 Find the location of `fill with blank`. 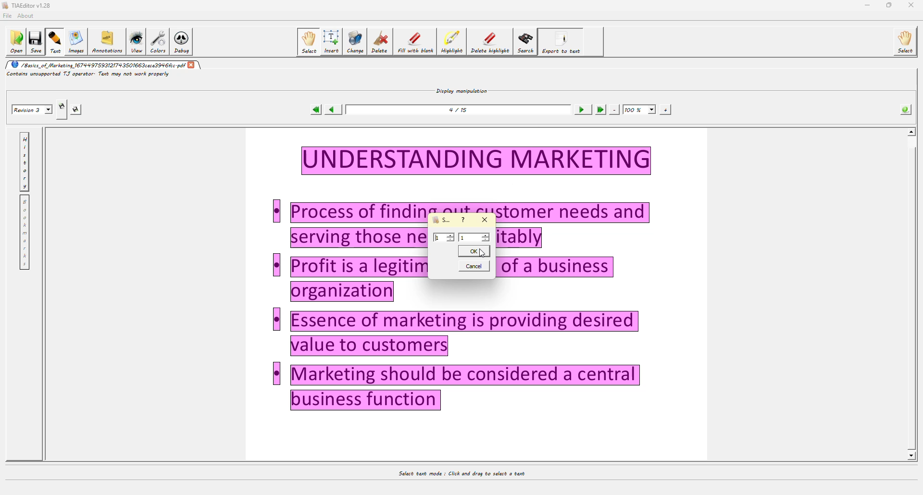

fill with blank is located at coordinates (415, 42).